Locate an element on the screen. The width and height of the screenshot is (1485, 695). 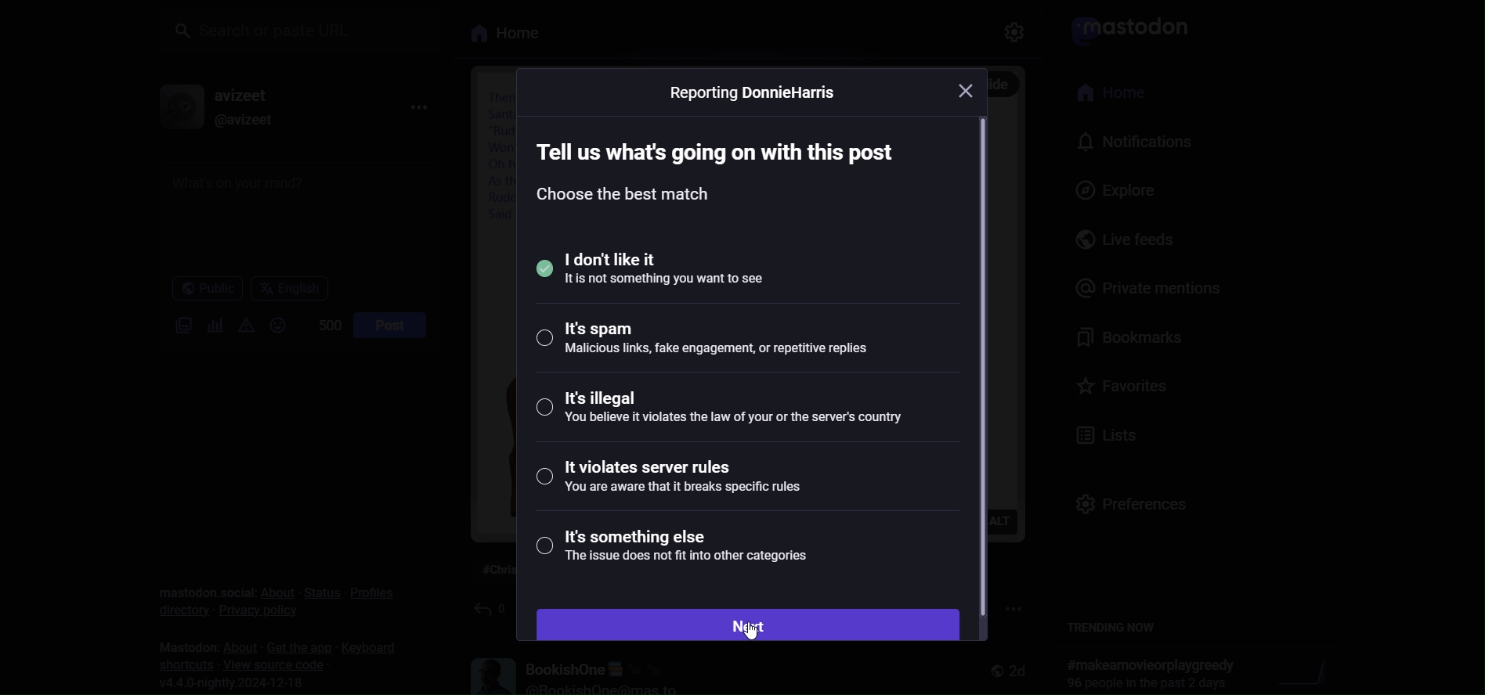
profile picture is located at coordinates (172, 107).